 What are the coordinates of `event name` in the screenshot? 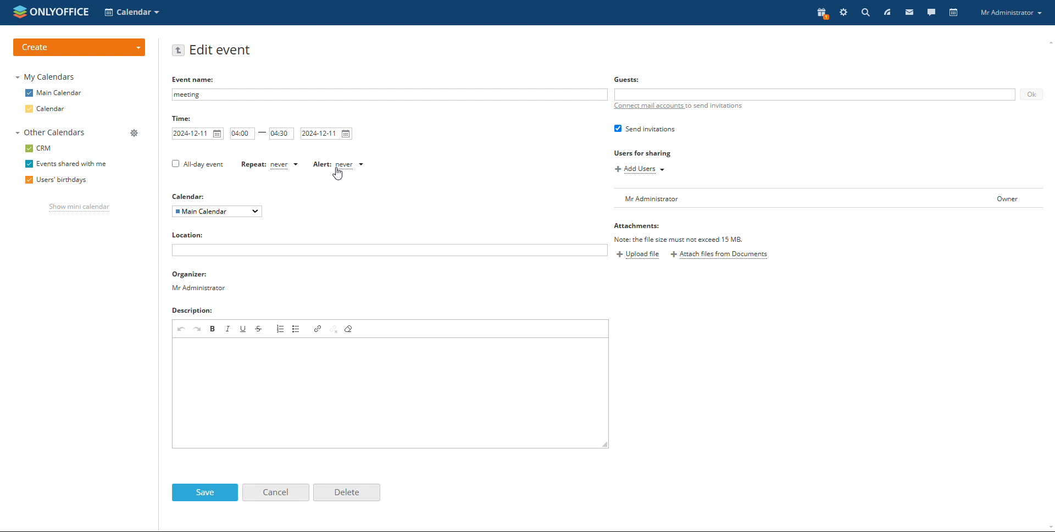 It's located at (390, 95).